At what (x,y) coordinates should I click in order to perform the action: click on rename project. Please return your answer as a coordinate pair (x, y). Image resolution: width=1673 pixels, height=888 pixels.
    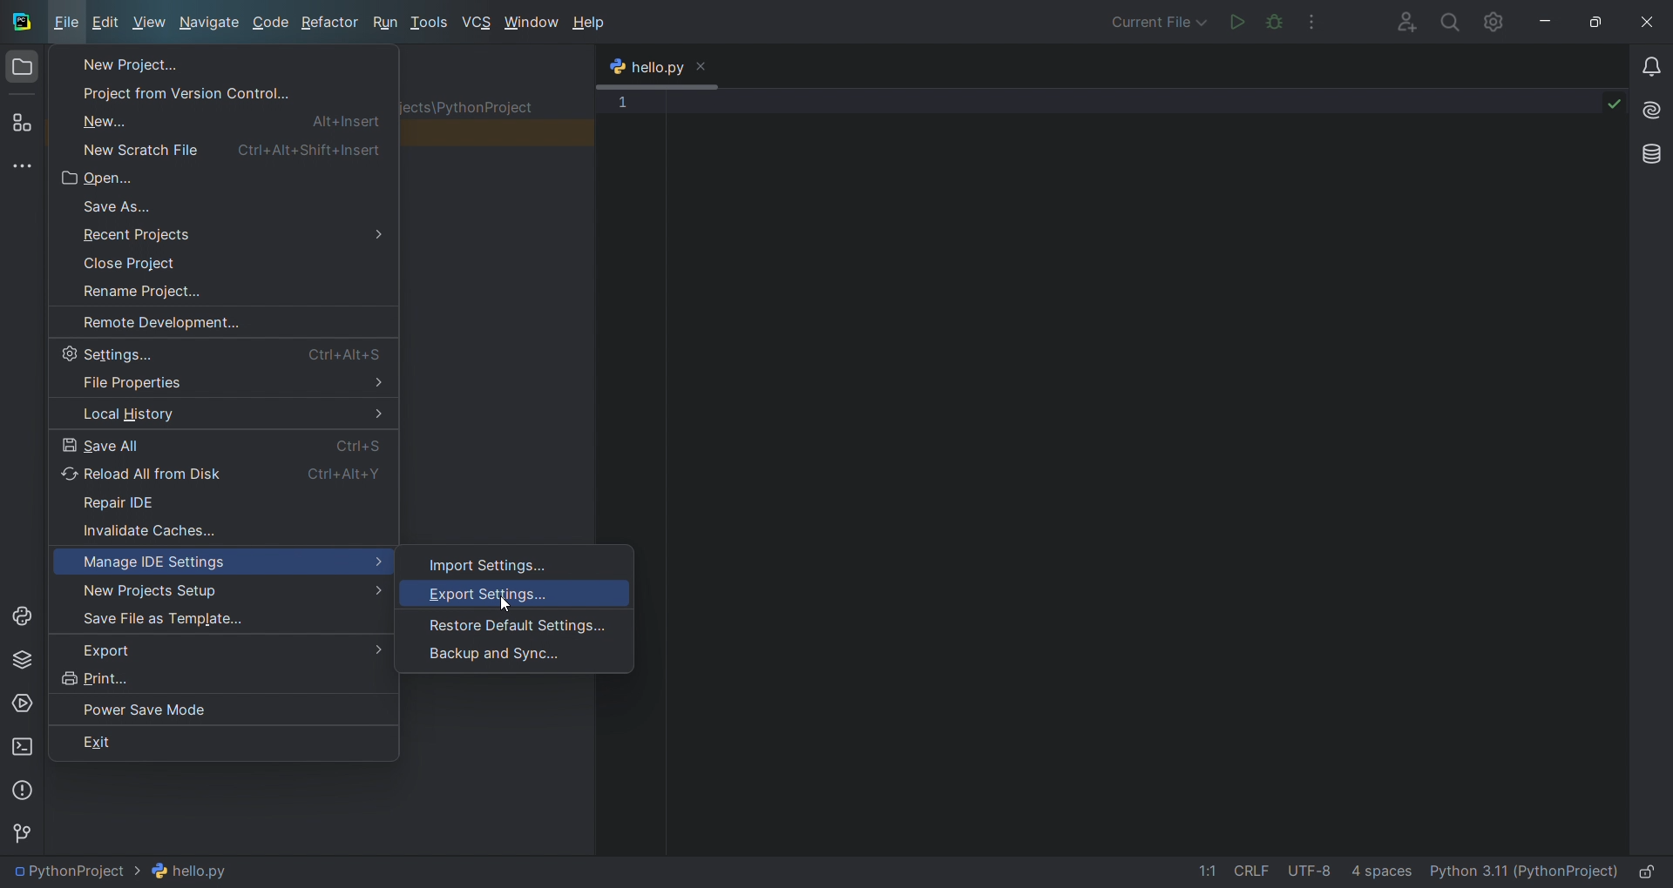
    Looking at the image, I should click on (223, 287).